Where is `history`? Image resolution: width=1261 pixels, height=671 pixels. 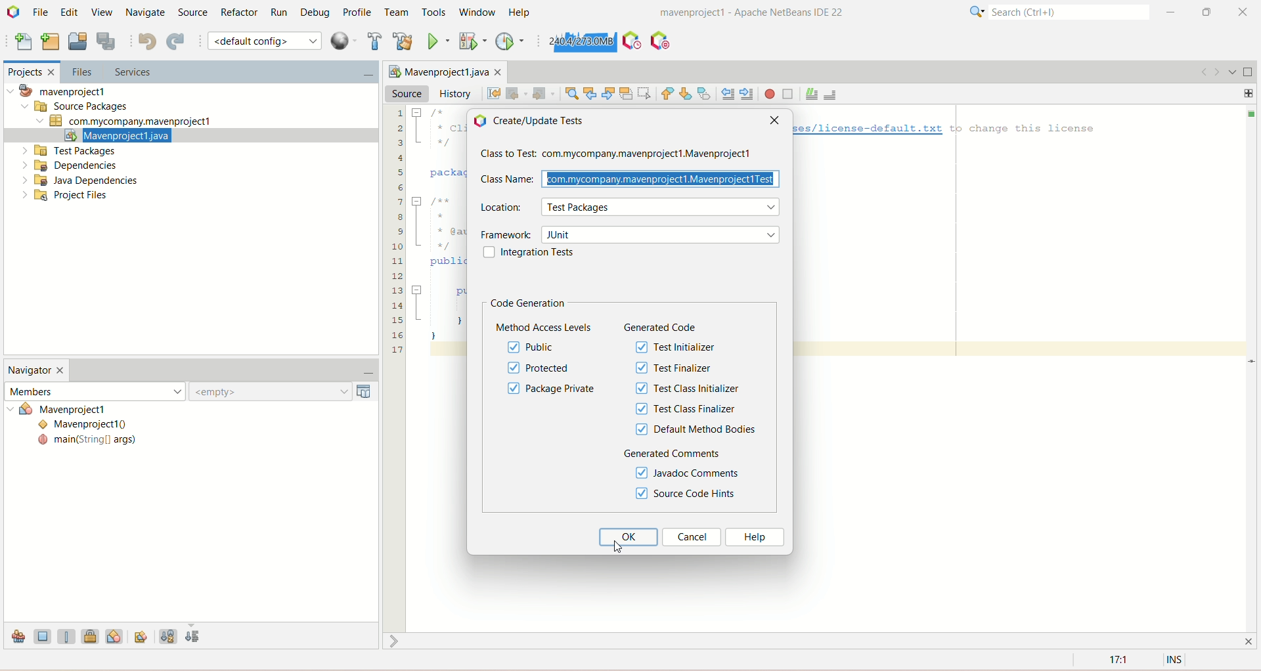
history is located at coordinates (456, 93).